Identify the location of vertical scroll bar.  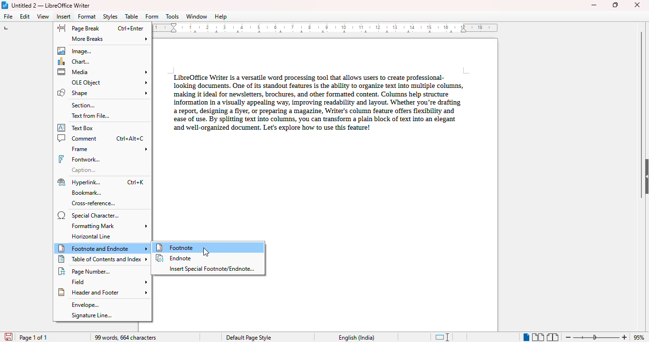
(642, 115).